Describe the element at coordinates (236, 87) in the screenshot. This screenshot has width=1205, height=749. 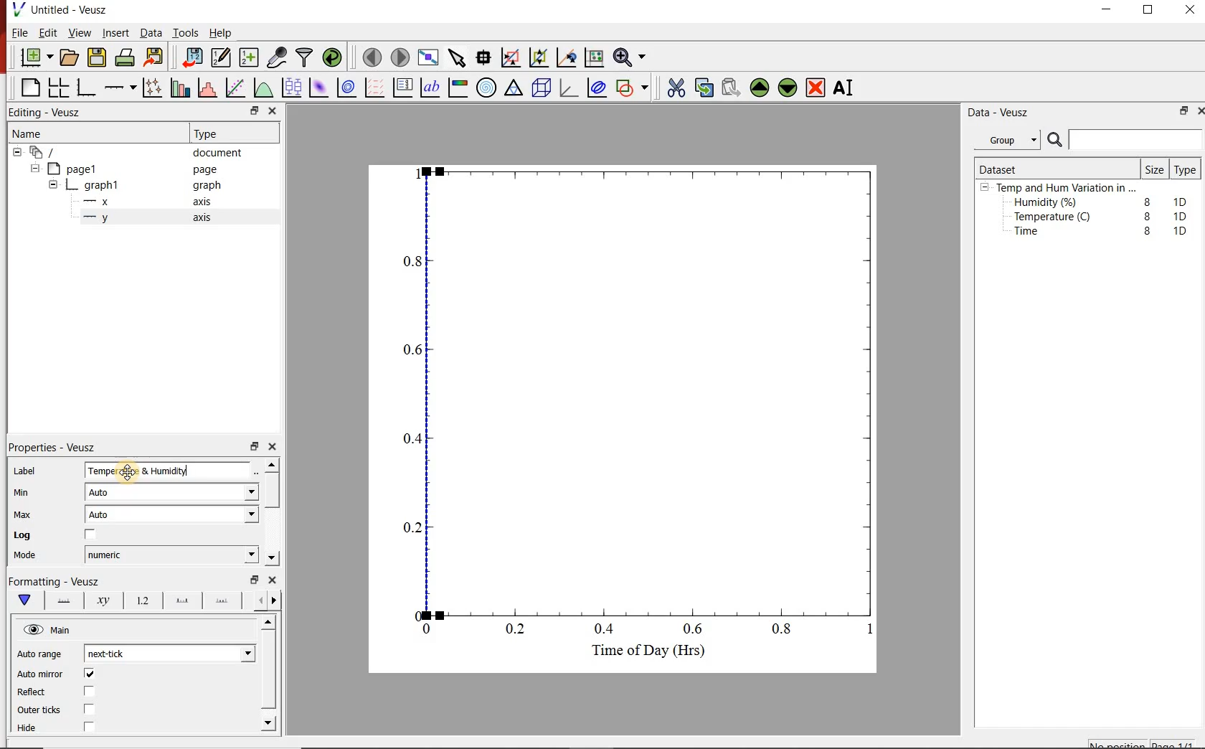
I see `Fit a function to data` at that location.